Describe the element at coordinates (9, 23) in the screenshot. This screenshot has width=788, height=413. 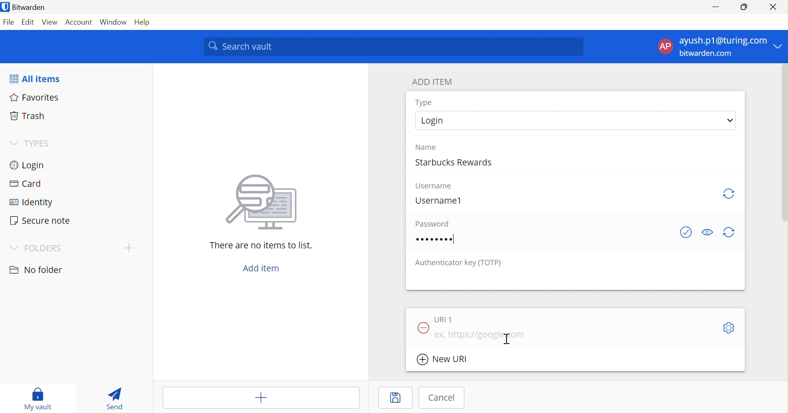
I see `File` at that location.